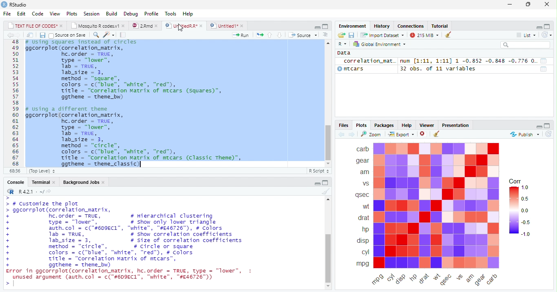 The height and width of the screenshot is (292, 557). Describe the element at coordinates (184, 26) in the screenshot. I see ` UntitiedR` at that location.